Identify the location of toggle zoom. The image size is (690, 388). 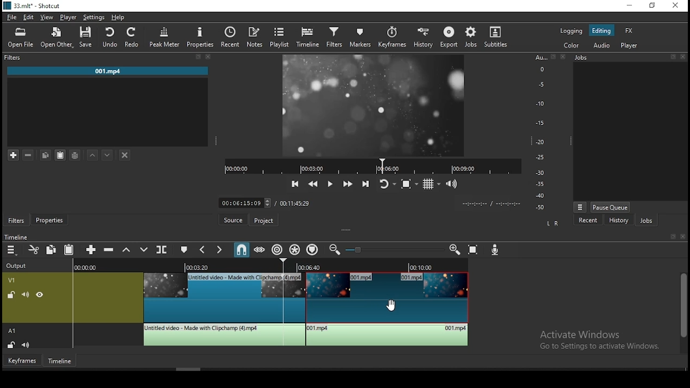
(408, 183).